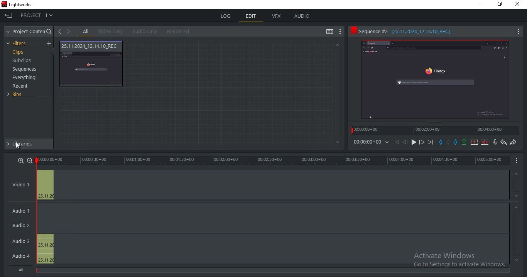 This screenshot has width=527, height=277. Describe the element at coordinates (19, 52) in the screenshot. I see `clips` at that location.